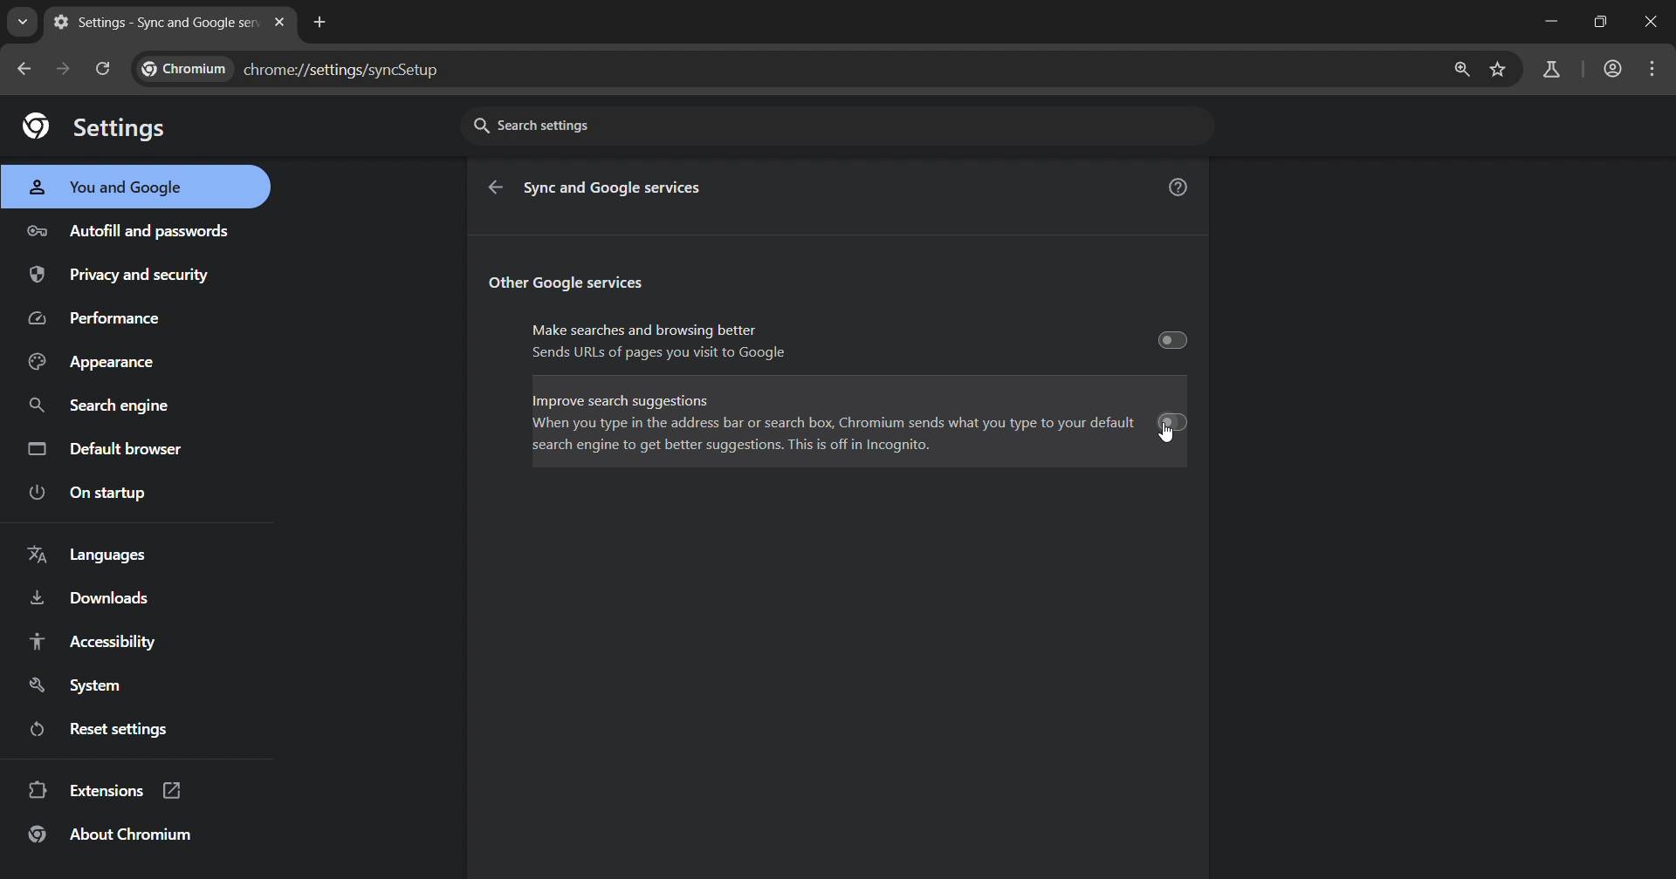 This screenshot has width=1676, height=879. I want to click on autofill and passwords, so click(124, 231).